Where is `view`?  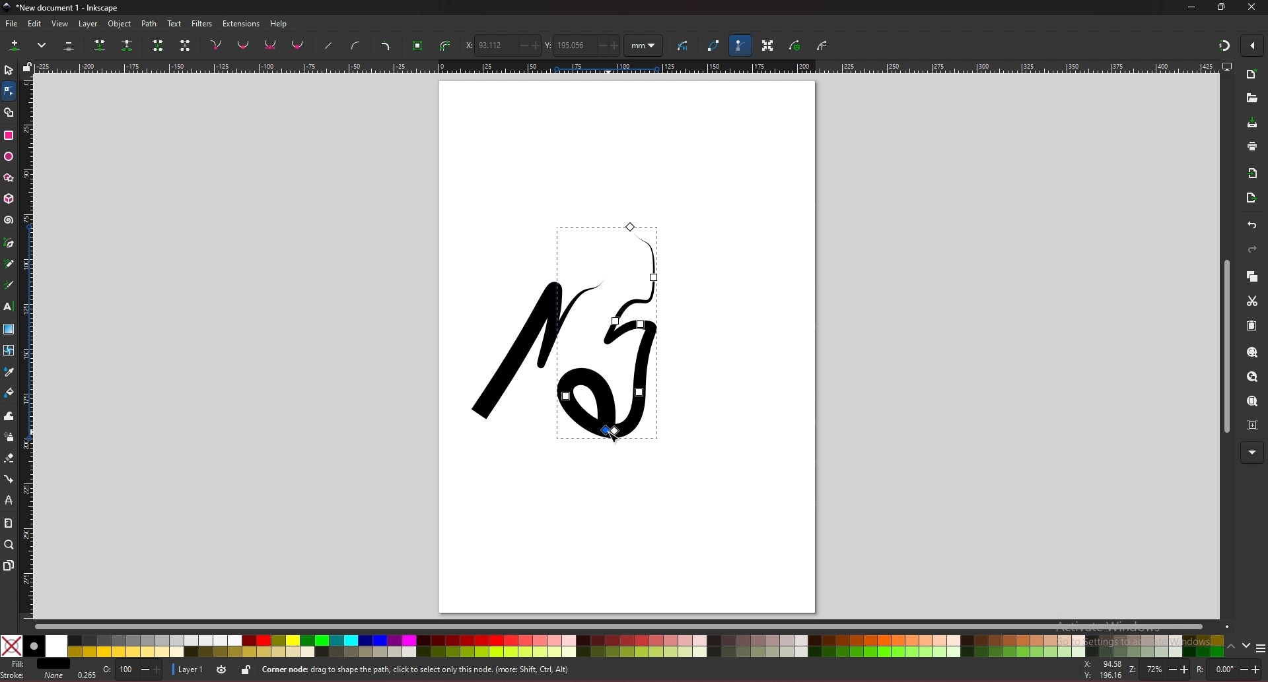
view is located at coordinates (60, 24).